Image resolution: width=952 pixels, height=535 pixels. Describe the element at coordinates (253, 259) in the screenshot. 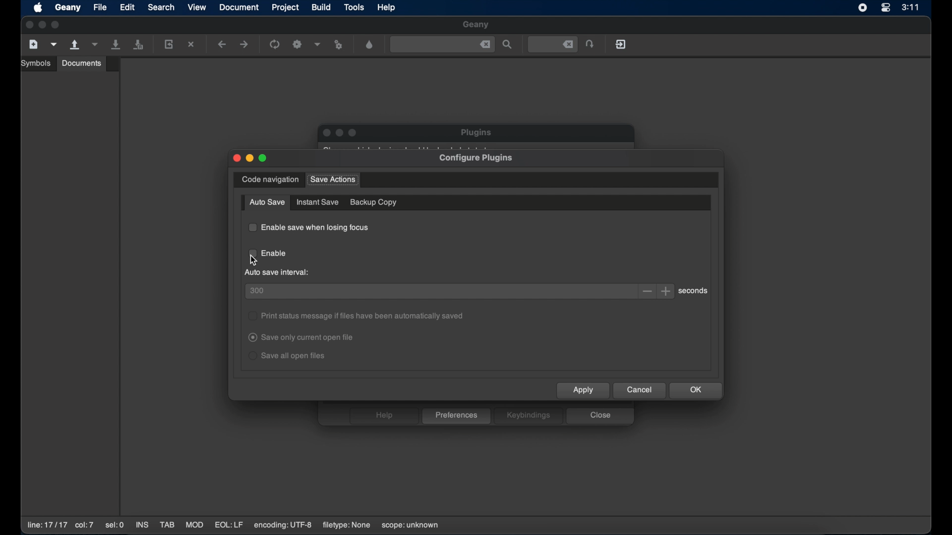

I see `cursor` at that location.